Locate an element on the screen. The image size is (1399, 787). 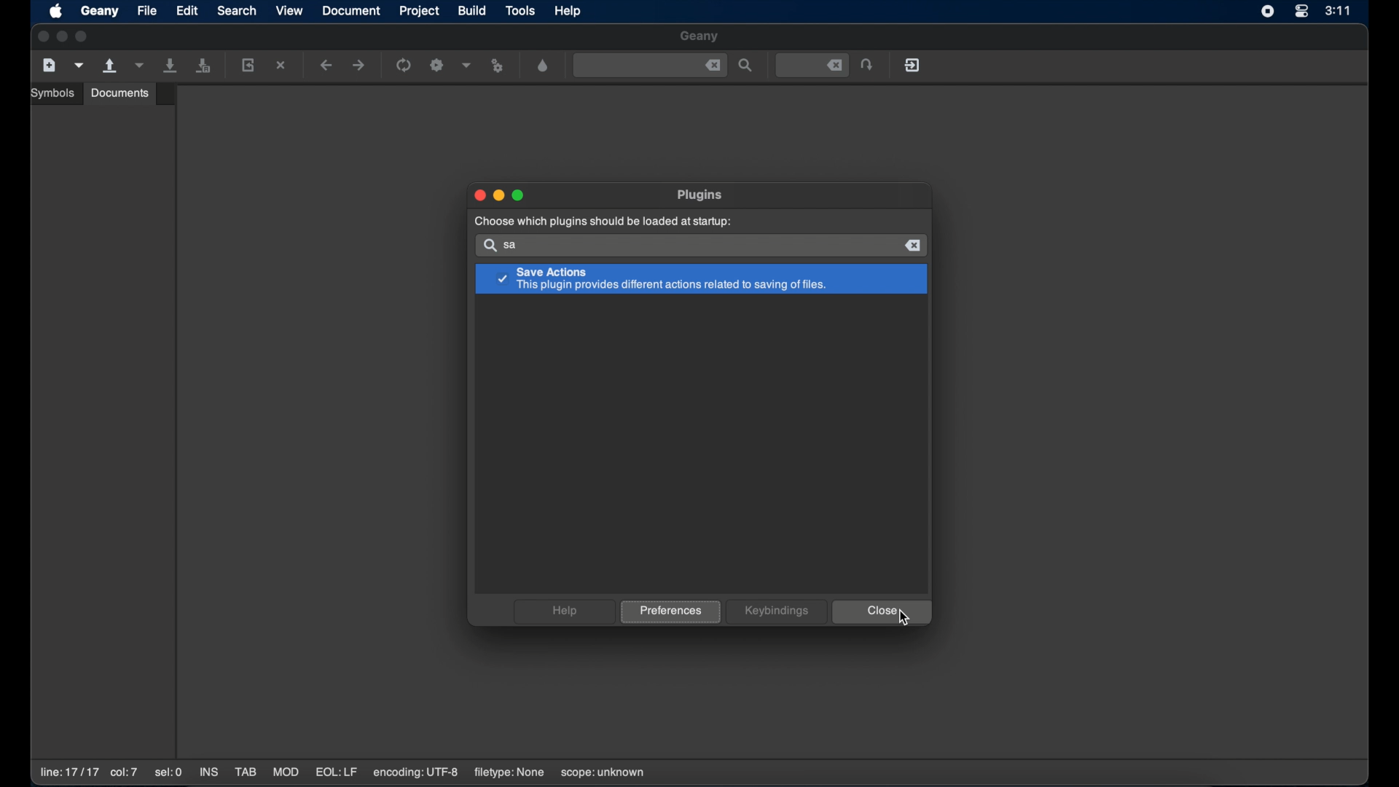
reload the current file is located at coordinates (248, 65).